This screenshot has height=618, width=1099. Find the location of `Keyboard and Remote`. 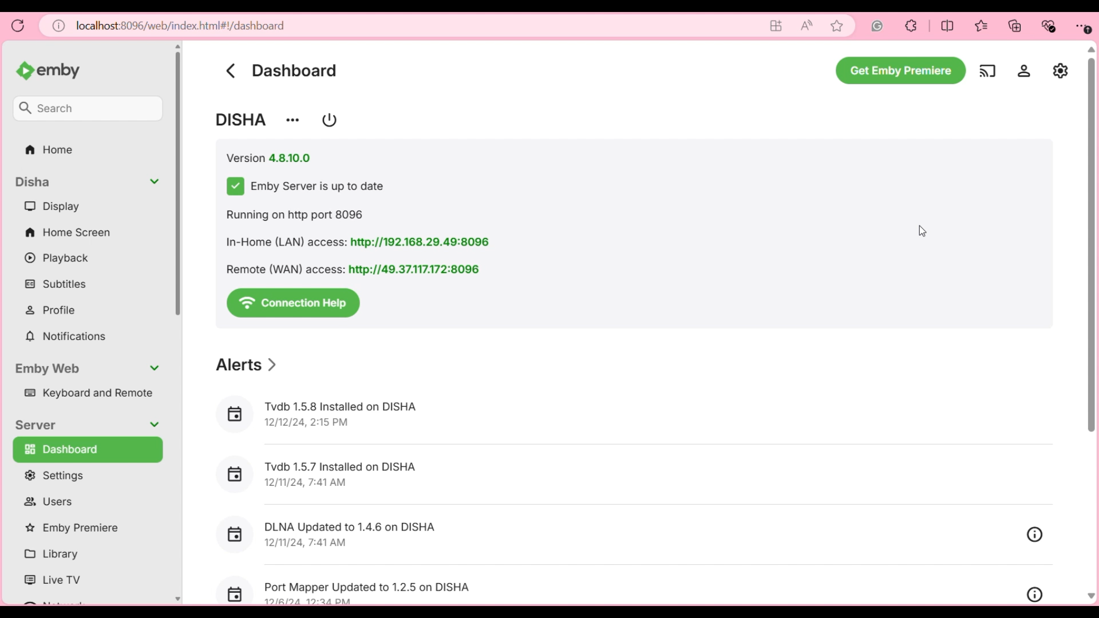

Keyboard and Remote is located at coordinates (83, 393).